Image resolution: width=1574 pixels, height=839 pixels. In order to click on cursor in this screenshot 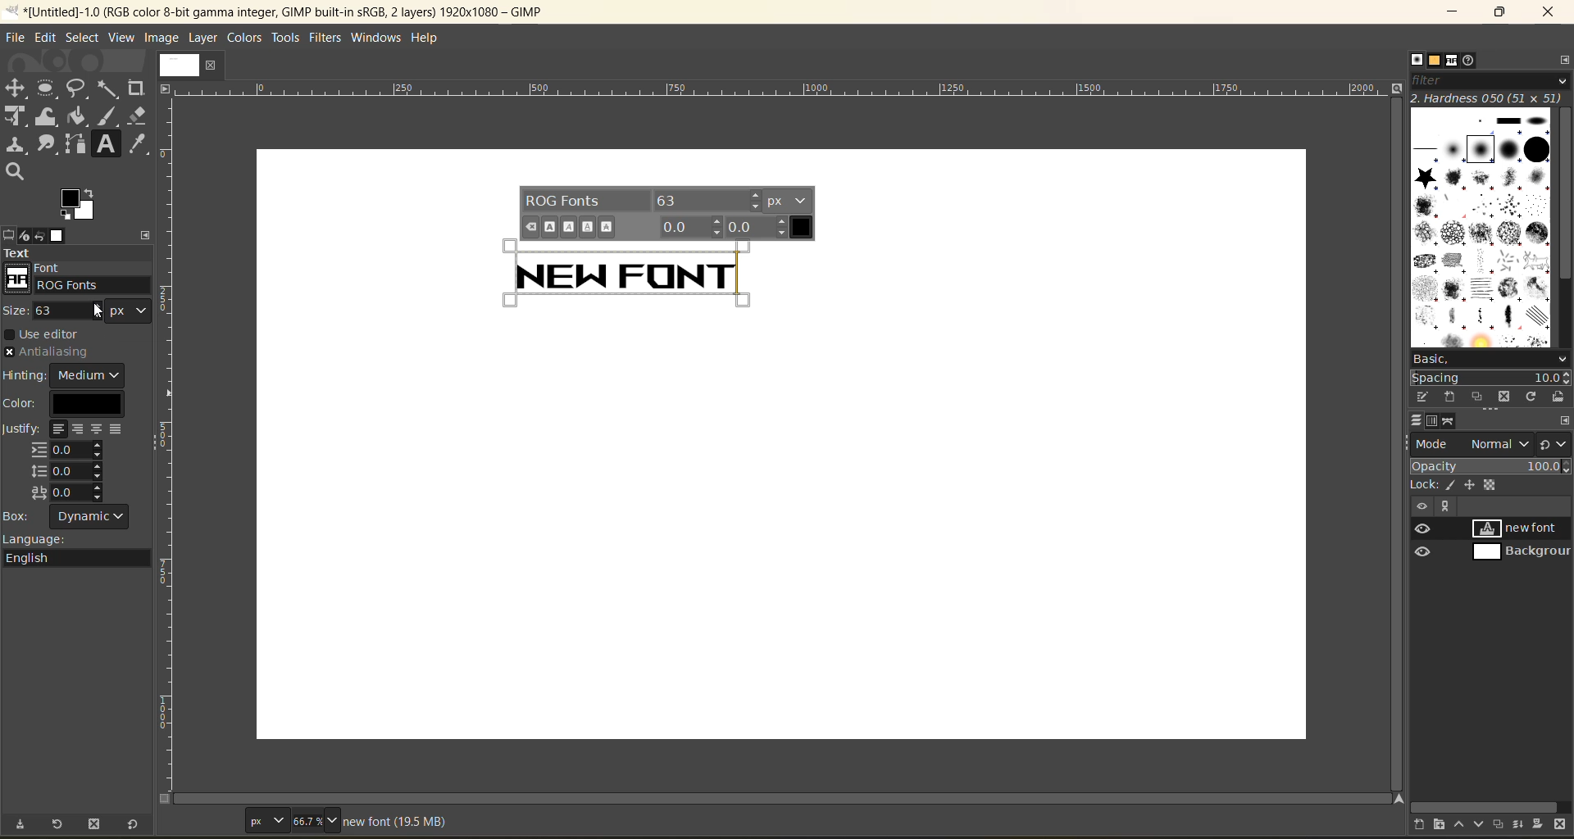, I will do `click(98, 311)`.